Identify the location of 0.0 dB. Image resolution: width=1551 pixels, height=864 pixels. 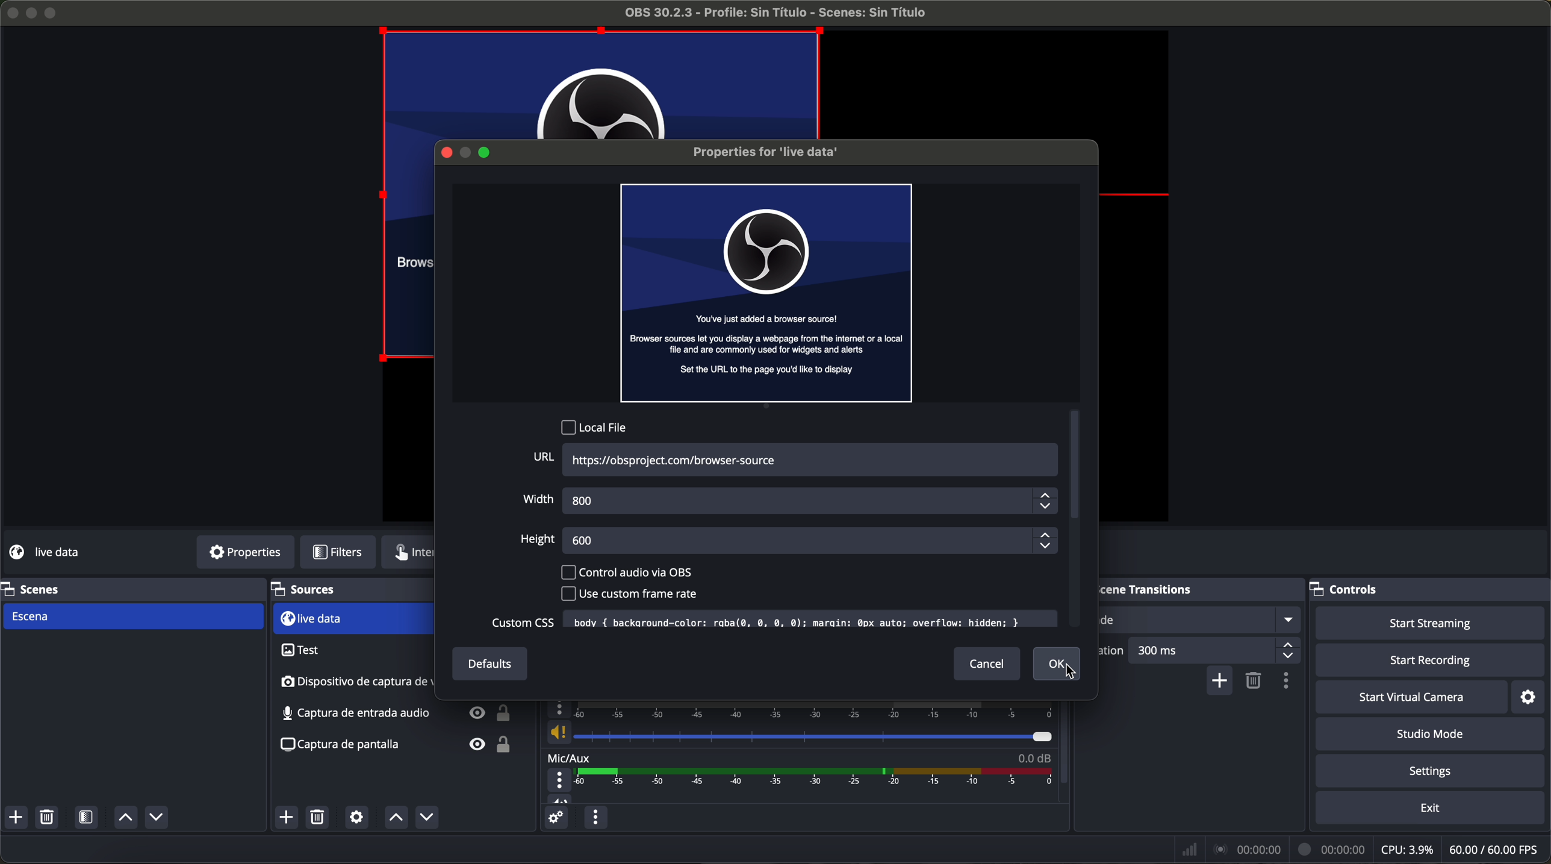
(1028, 759).